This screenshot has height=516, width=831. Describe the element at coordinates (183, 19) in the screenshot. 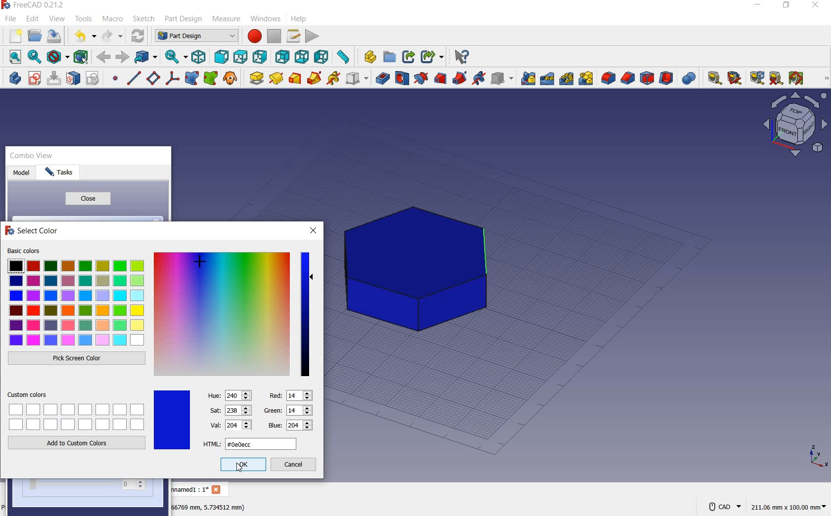

I see `part design` at that location.